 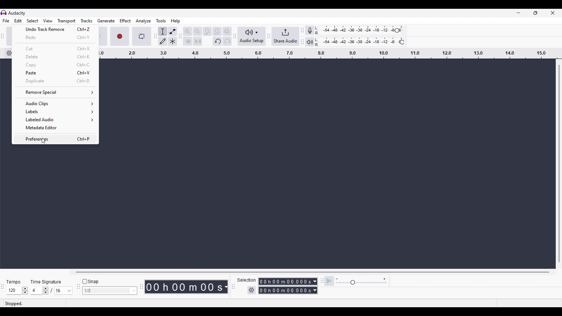 What do you see at coordinates (227, 31) in the screenshot?
I see `Zoom toggle` at bounding box center [227, 31].